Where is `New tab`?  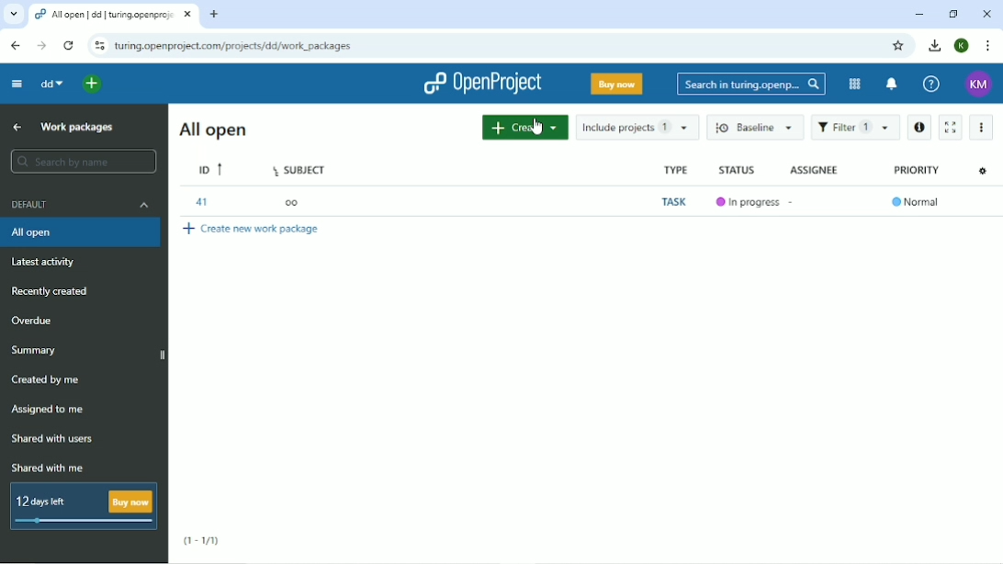
New tab is located at coordinates (214, 15).